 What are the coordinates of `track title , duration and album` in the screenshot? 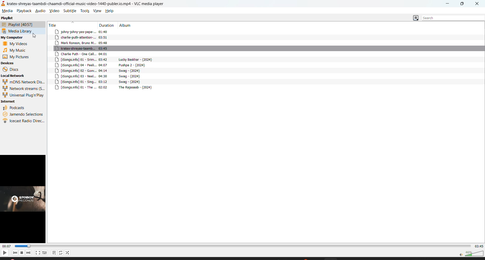 It's located at (106, 54).